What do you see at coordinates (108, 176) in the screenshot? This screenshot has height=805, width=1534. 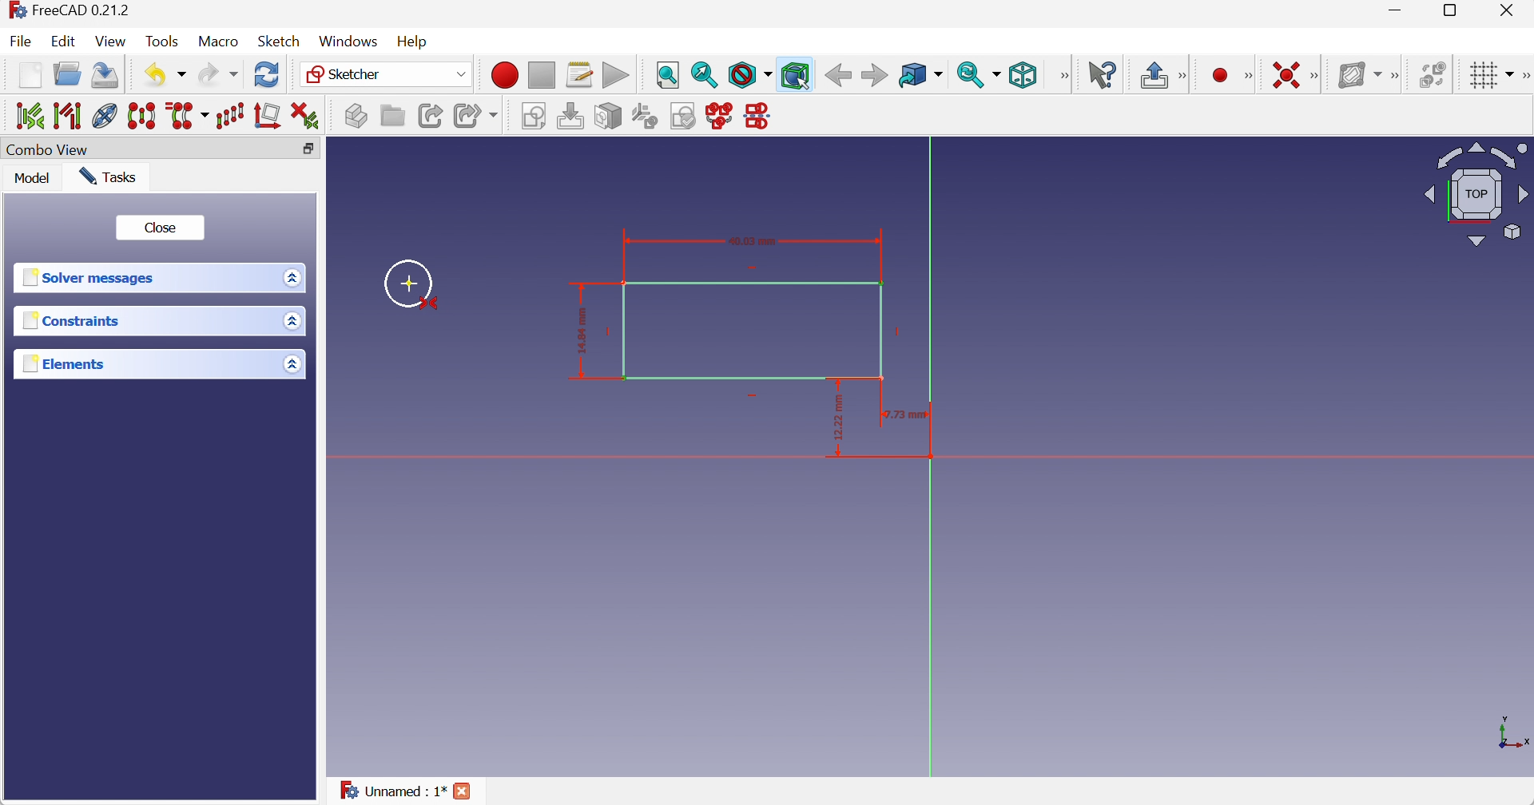 I see `Tasks` at bounding box center [108, 176].